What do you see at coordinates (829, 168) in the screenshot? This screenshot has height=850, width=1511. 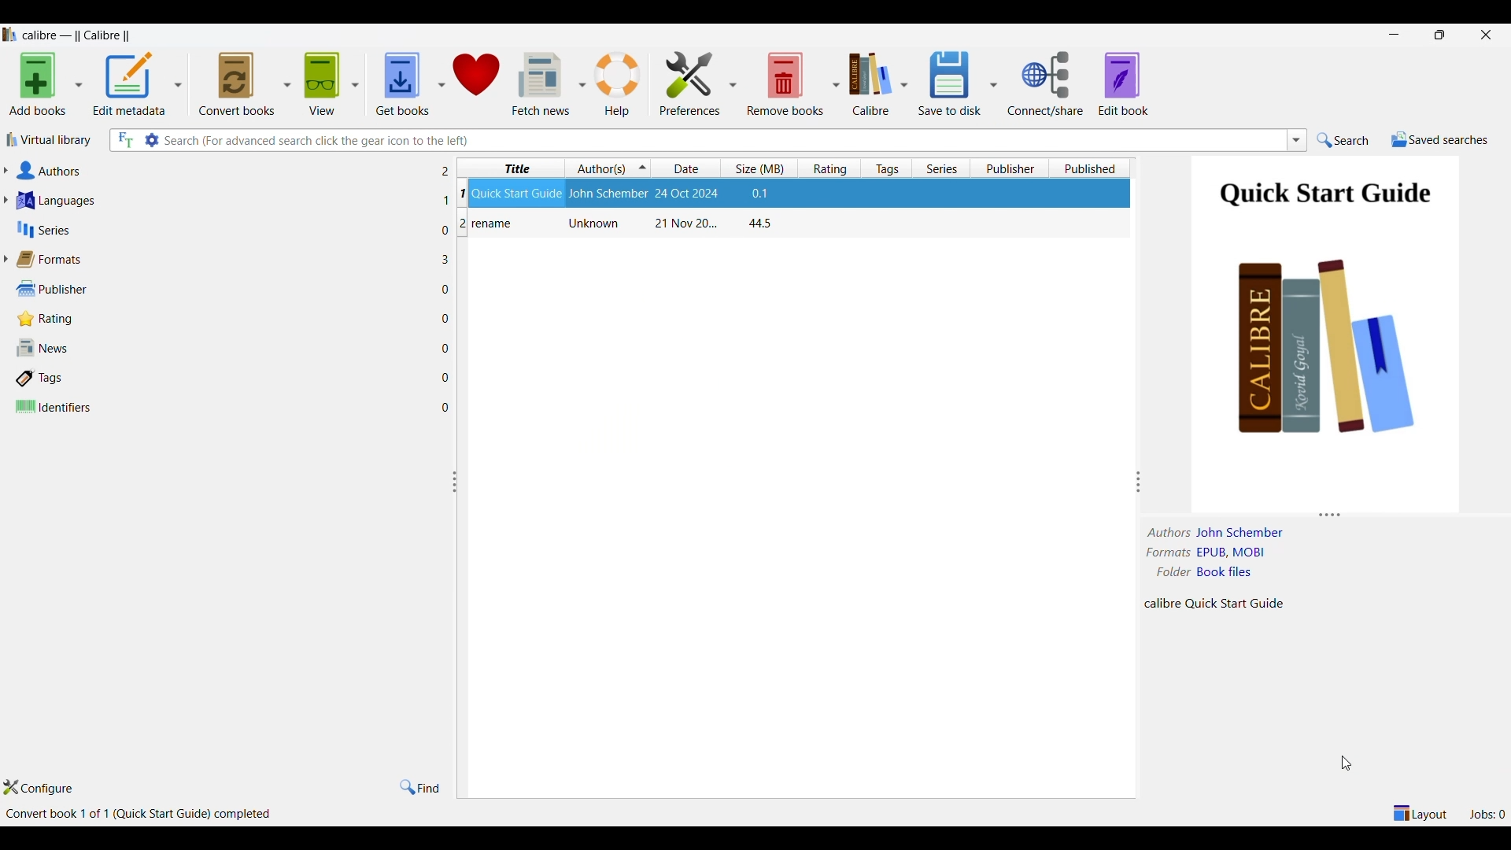 I see `Rating column` at bounding box center [829, 168].